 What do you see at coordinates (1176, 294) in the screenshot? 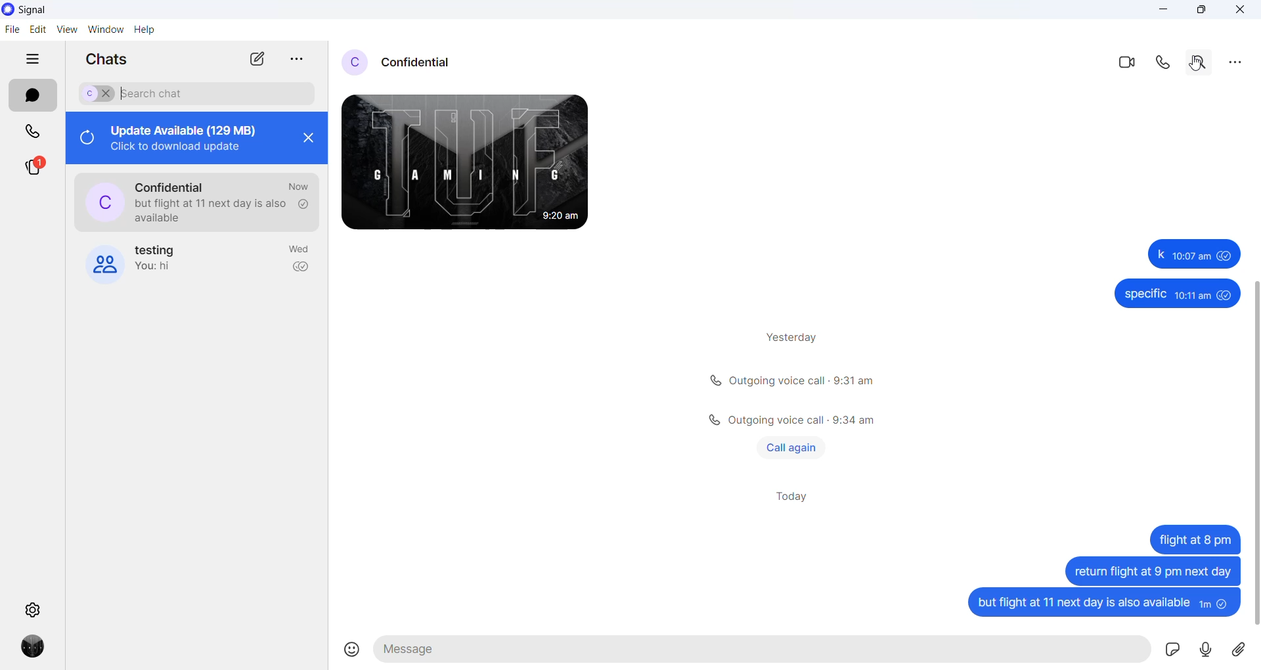
I see `` at bounding box center [1176, 294].